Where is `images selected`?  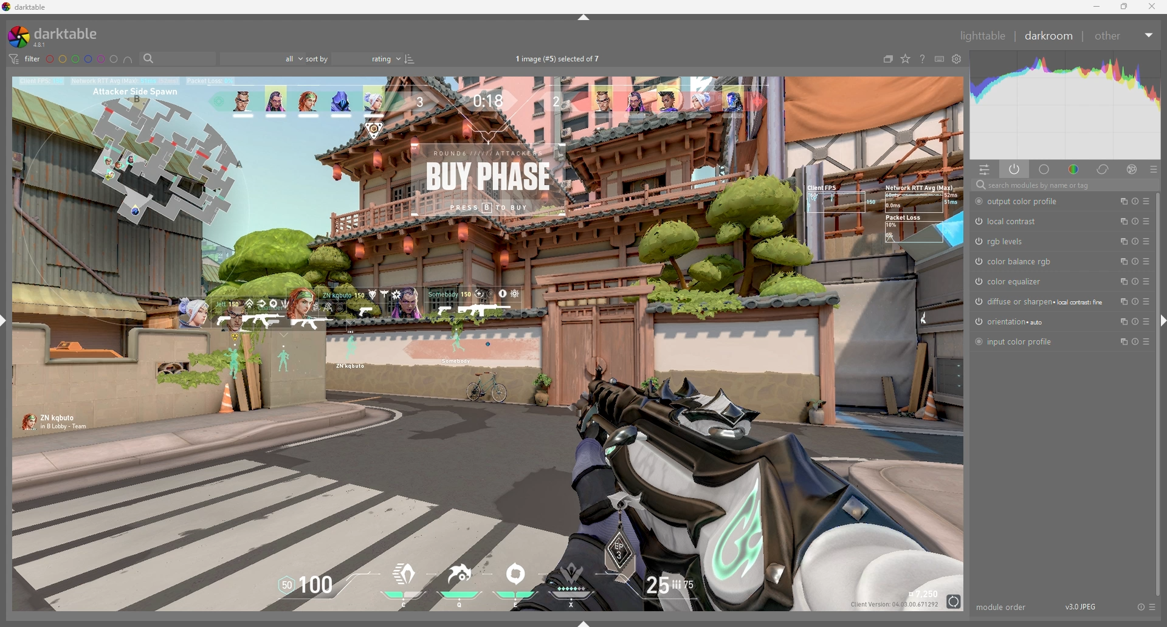 images selected is located at coordinates (560, 59).